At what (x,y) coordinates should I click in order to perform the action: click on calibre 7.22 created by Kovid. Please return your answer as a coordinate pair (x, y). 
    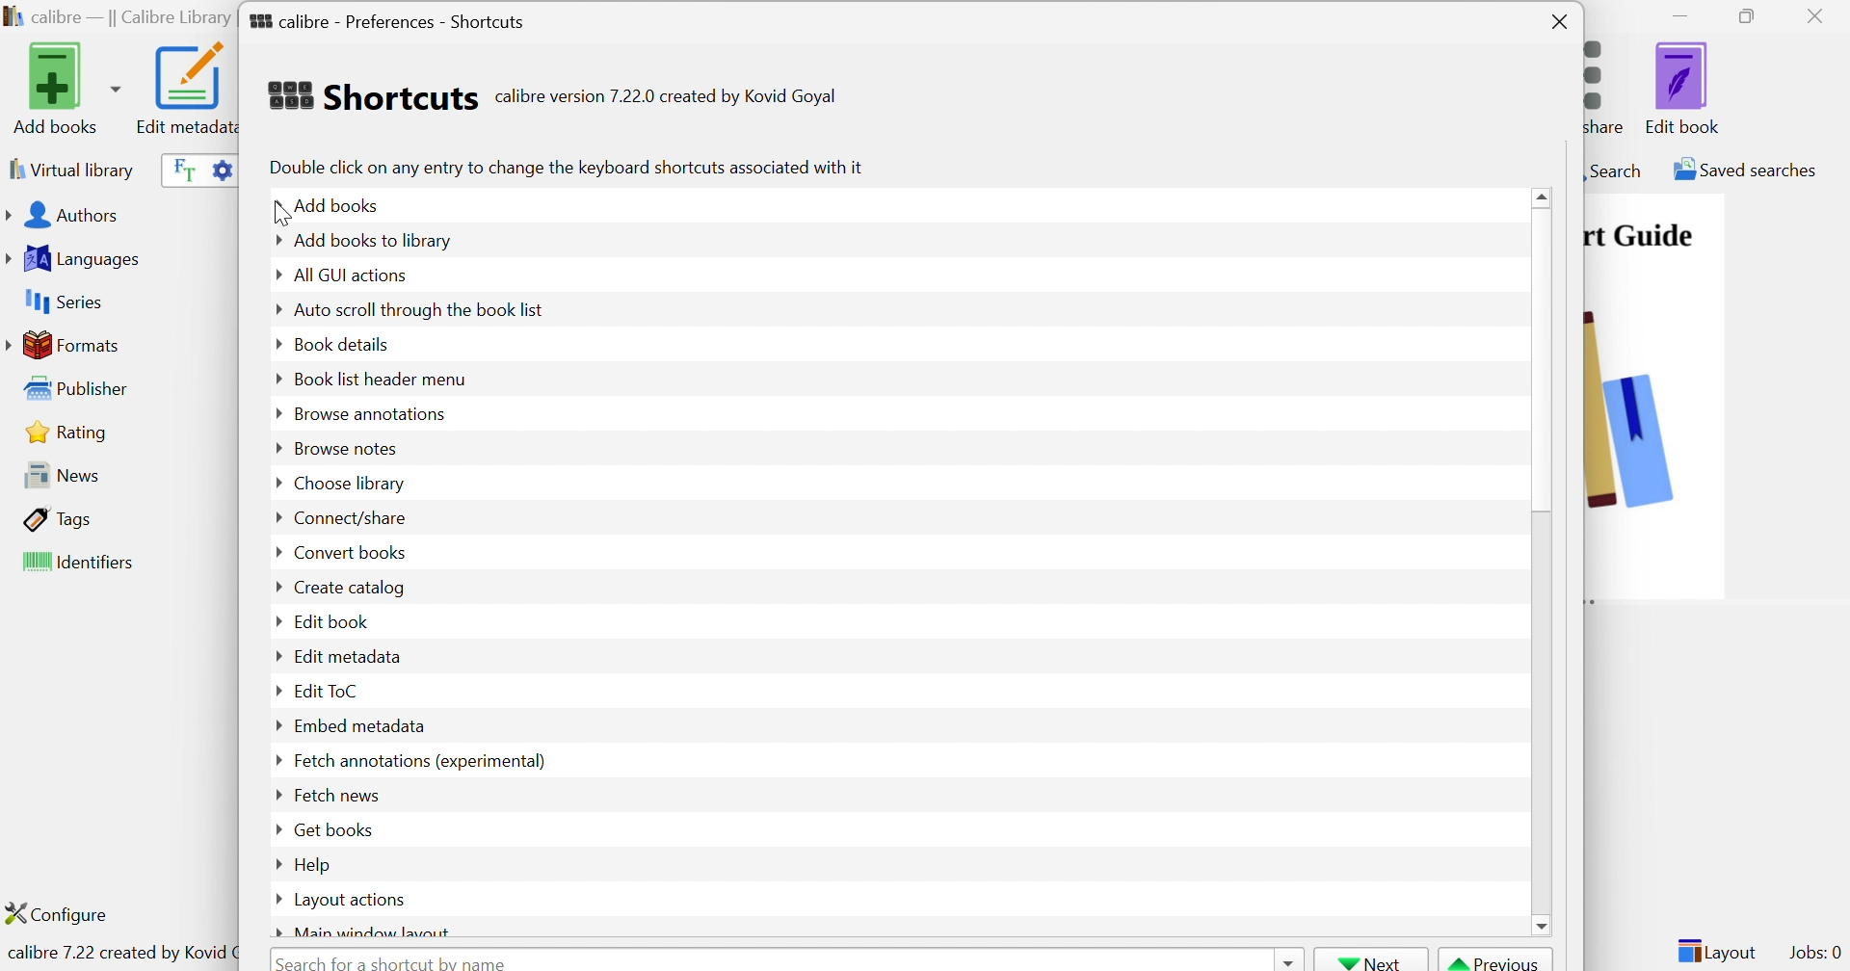
    Looking at the image, I should click on (119, 955).